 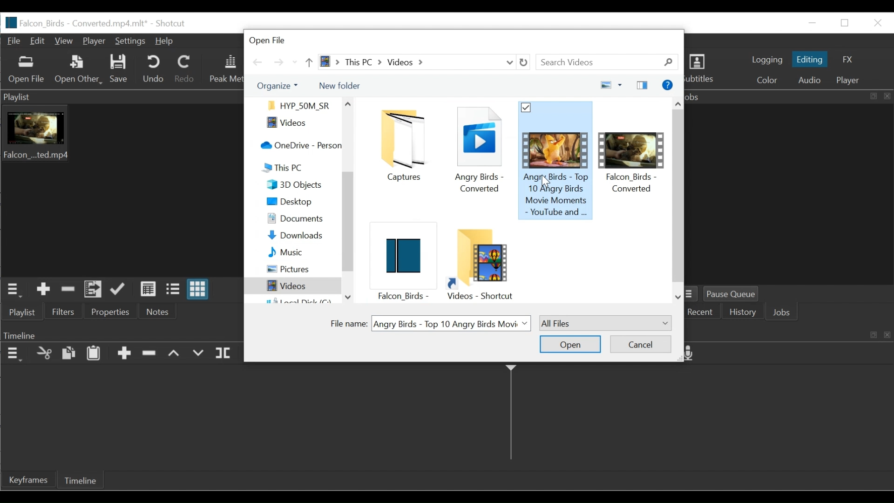 What do you see at coordinates (278, 62) in the screenshot?
I see `Go forward` at bounding box center [278, 62].